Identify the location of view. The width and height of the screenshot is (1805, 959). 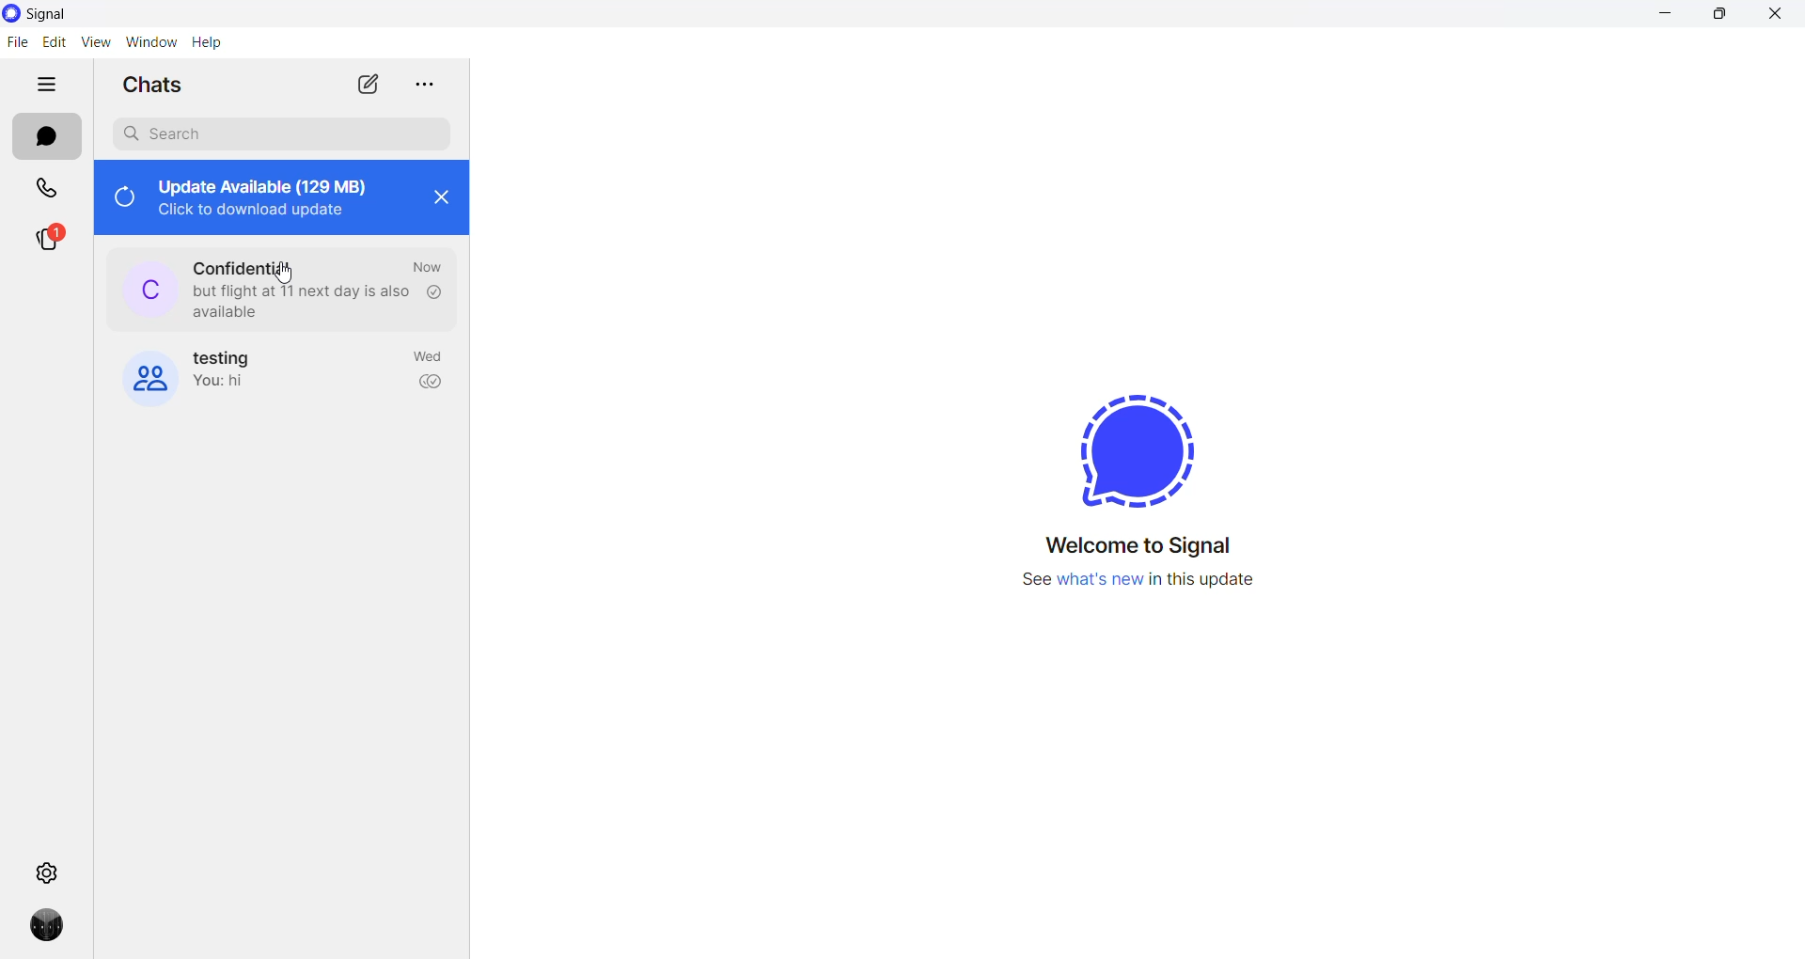
(95, 42).